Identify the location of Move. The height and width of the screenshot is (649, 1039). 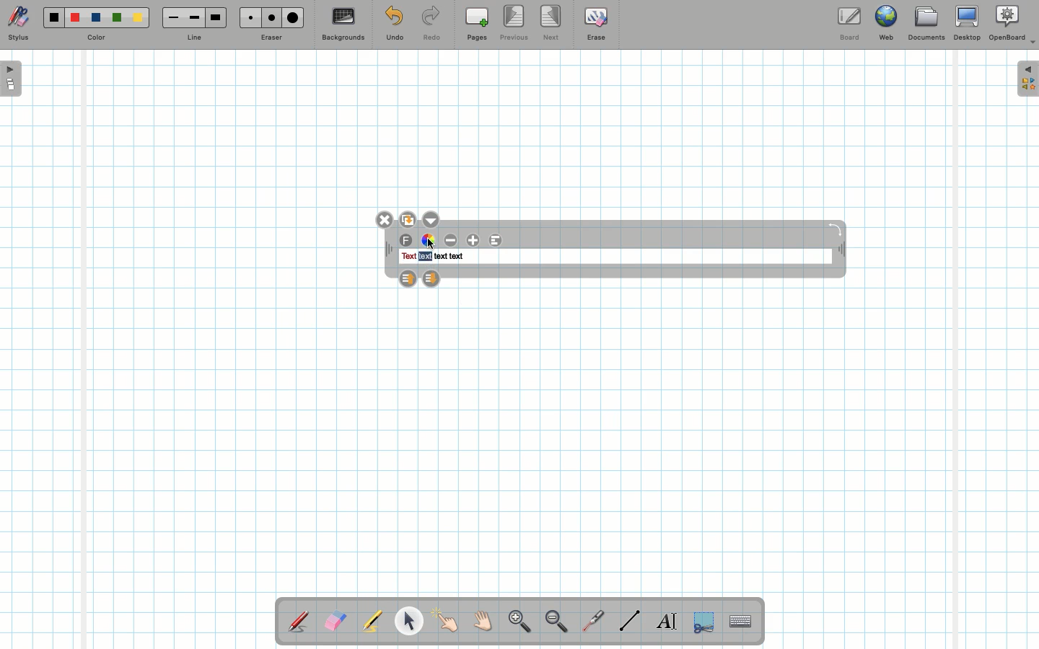
(840, 251).